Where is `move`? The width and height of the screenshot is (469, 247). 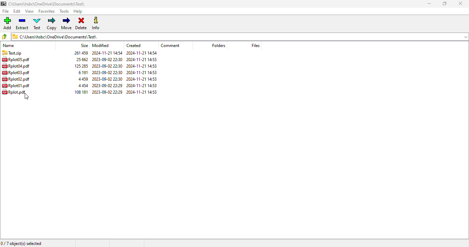 move is located at coordinates (67, 23).